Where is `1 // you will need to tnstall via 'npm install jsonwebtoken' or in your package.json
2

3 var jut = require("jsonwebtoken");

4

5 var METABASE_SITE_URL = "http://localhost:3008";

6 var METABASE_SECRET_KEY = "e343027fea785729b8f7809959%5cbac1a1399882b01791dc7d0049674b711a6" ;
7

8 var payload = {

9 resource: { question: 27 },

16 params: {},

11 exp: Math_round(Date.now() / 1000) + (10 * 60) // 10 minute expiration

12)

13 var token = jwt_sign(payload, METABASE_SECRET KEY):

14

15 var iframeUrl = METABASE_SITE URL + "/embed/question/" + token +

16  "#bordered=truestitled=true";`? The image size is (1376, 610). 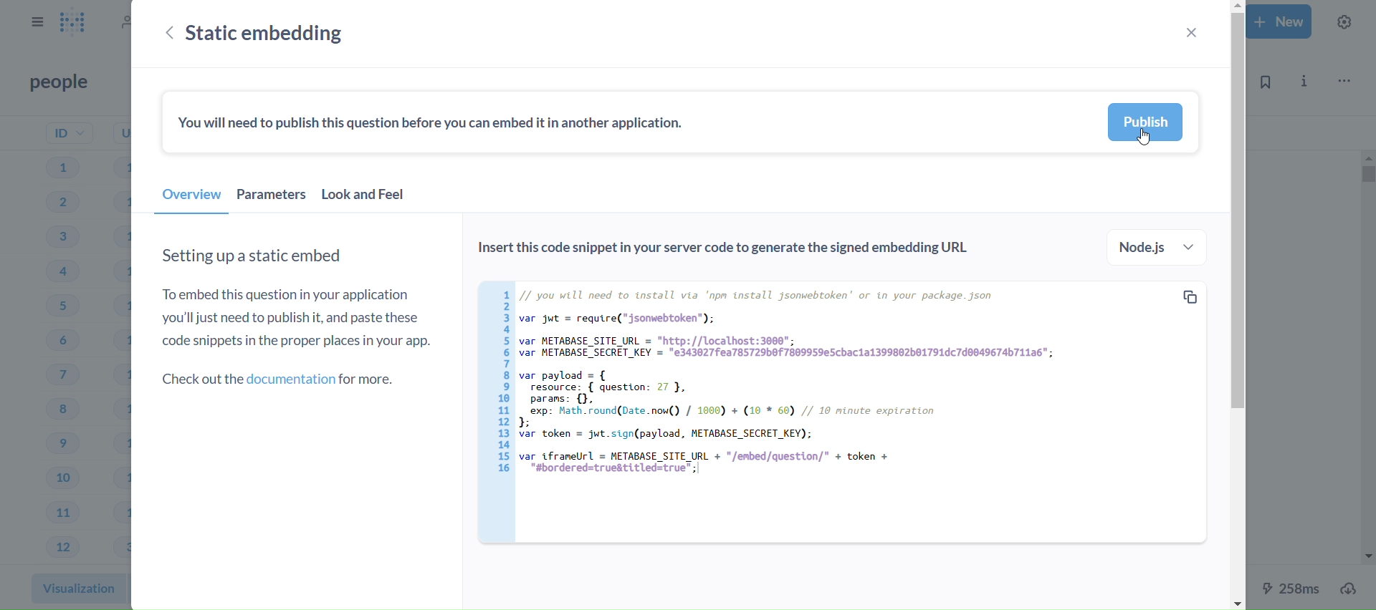
1 // you will need to tnstall via 'npm install jsonwebtoken' or in your package.json
2

3 var jut = require("jsonwebtoken");

4

5 var METABASE_SITE_URL = "http://localhost:3008";

6 var METABASE_SECRET_KEY = "e343027fea785729b8f7809959%5cbac1a1399882b01791dc7d0049674b711a6" ;
7

8 var payload = {

9 resource: { question: 27 },

16 params: {},

11 exp: Math_round(Date.now() / 1000) + (10 * 60) // 10 minute expiration

12)

13 var token = jwt_sign(payload, METABASE_SECRET KEY):

14

15 var iframeUrl = METABASE_SITE URL + "/embed/question/" + token +

16  "#bordered=truestitled=true"; is located at coordinates (813, 398).